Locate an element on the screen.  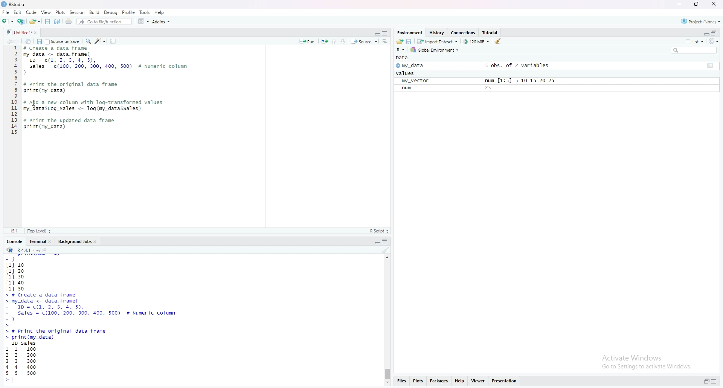
Connections is located at coordinates (463, 32).